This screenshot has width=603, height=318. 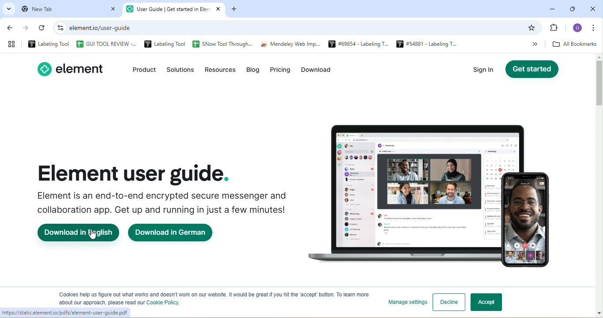 What do you see at coordinates (28, 28) in the screenshot?
I see `forward` at bounding box center [28, 28].